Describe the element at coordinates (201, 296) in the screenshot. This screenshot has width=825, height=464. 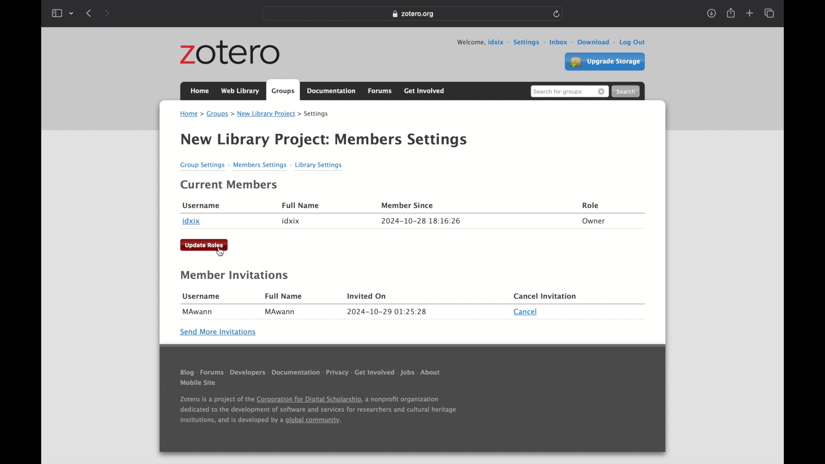
I see `username` at that location.